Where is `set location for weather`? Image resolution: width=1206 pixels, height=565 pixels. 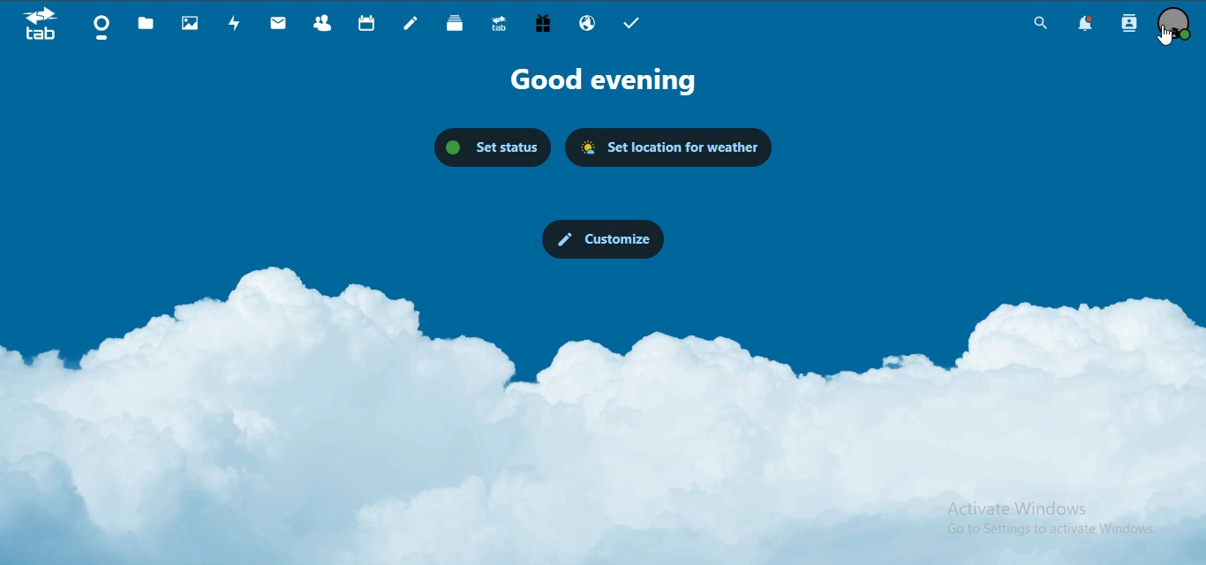
set location for weather is located at coordinates (667, 149).